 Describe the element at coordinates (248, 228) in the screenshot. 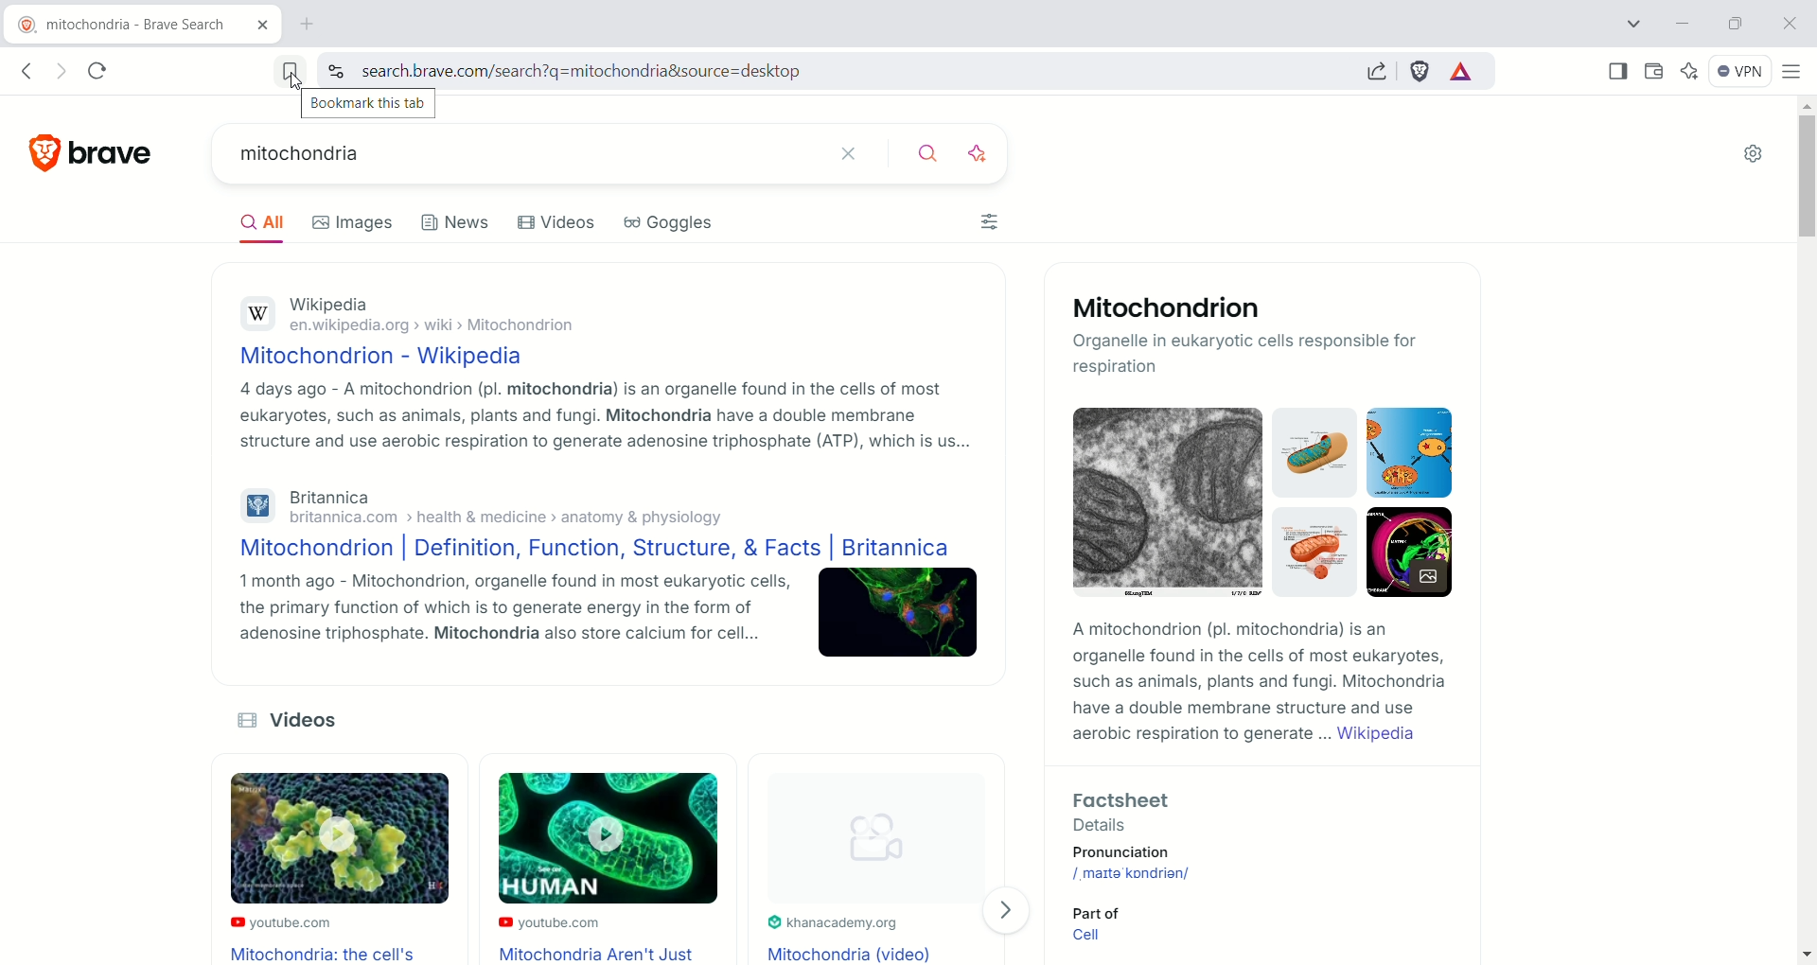

I see `All` at that location.